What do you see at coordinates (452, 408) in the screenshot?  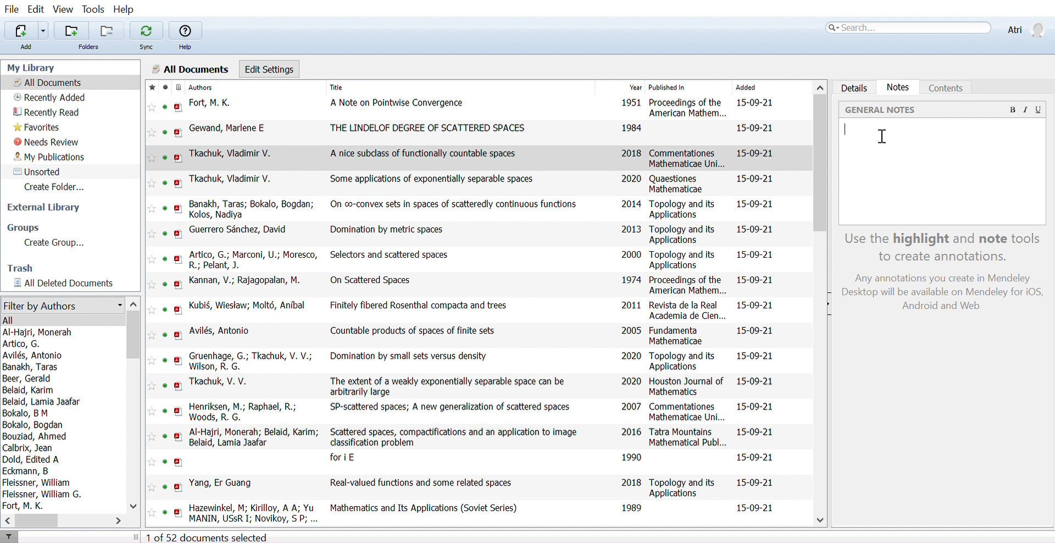 I see `SP-scattered spaces; A new generalization of scattered spaces` at bounding box center [452, 408].